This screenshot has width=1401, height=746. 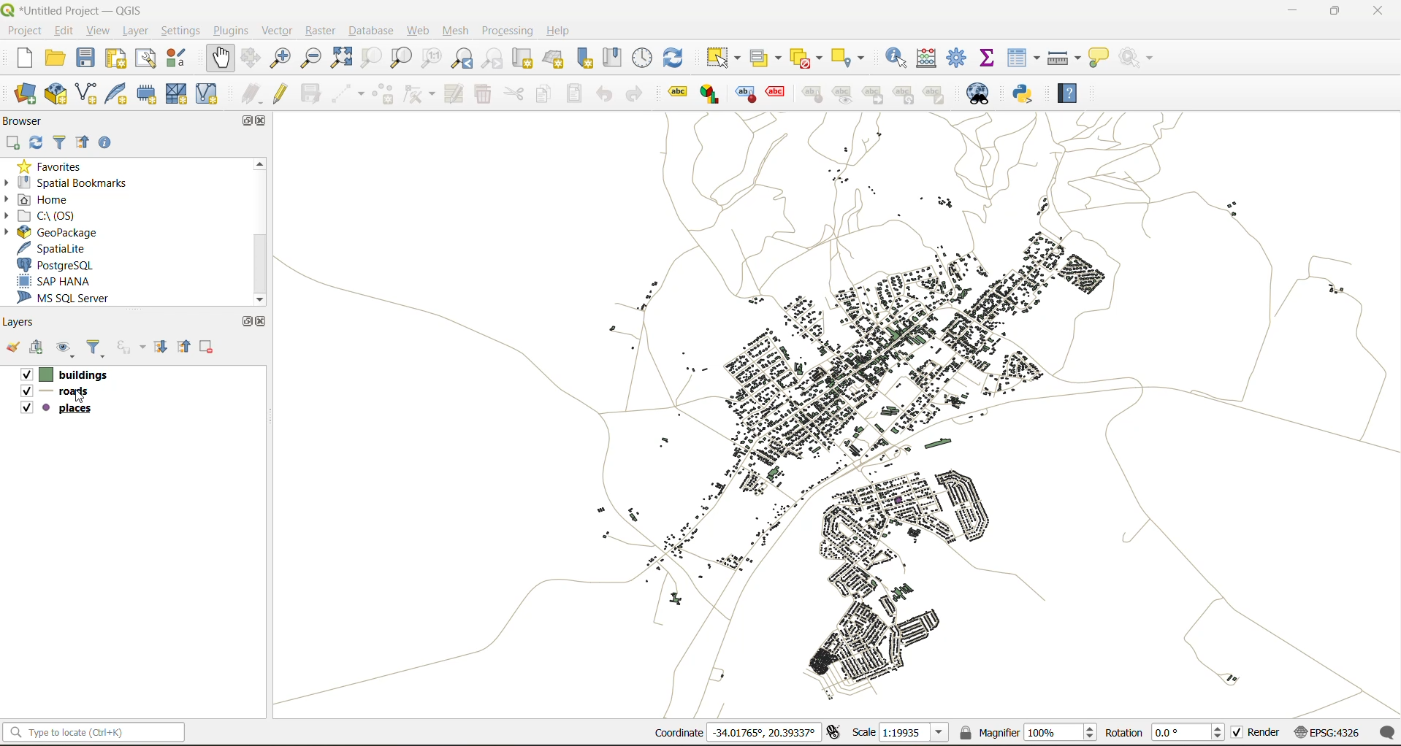 I want to click on show spatial bookmark, so click(x=614, y=61).